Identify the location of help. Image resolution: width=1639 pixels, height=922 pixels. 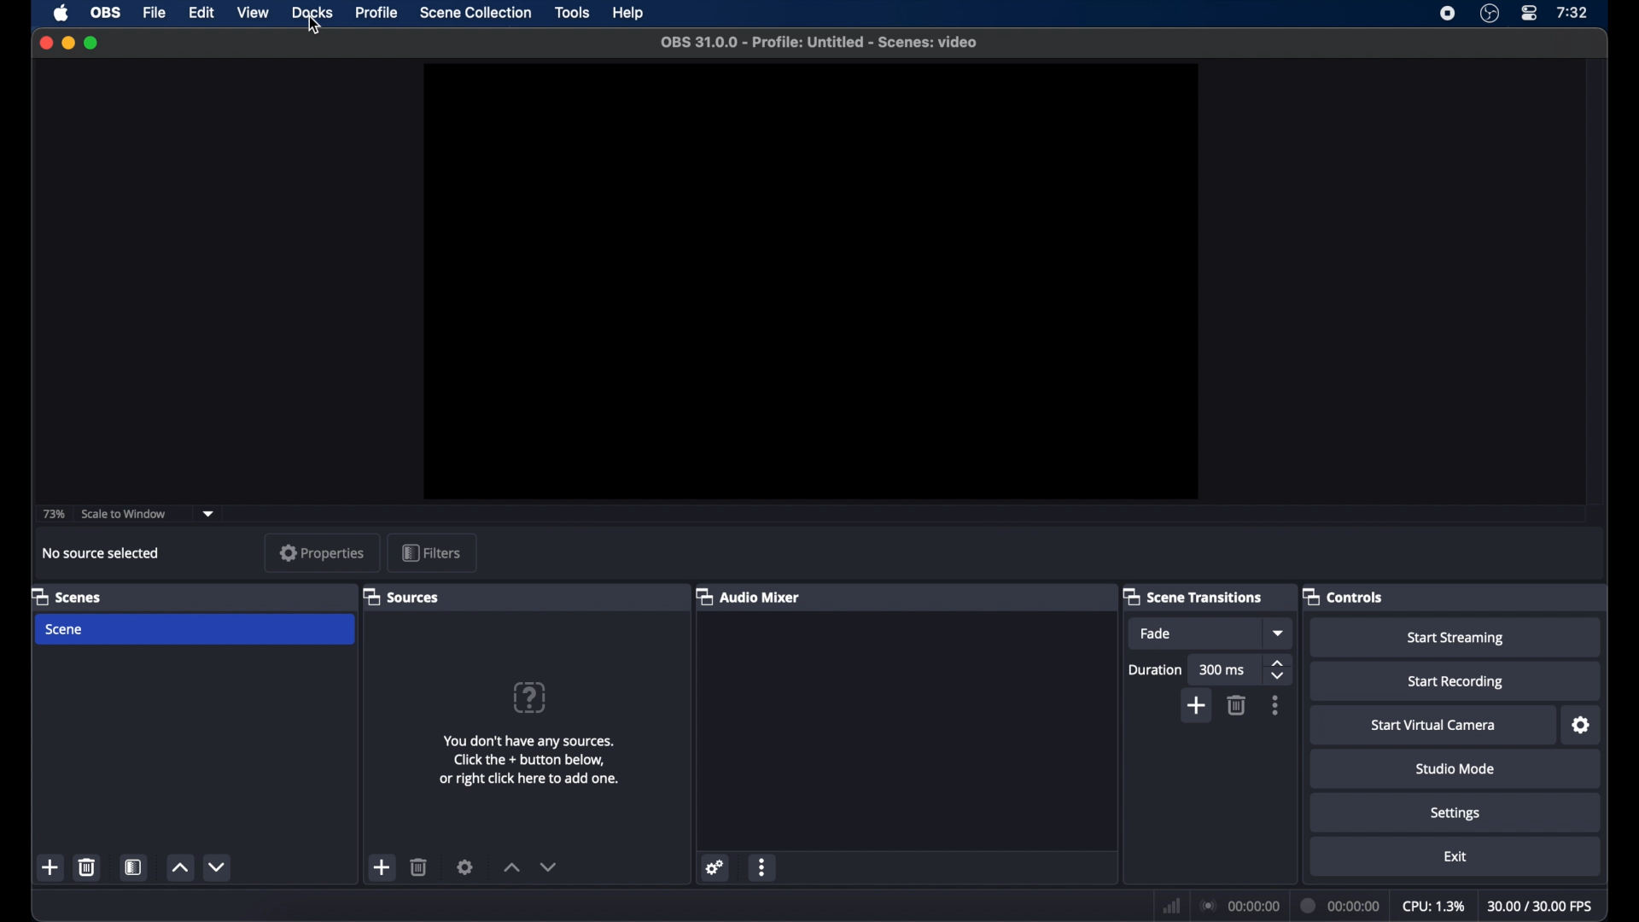
(629, 14).